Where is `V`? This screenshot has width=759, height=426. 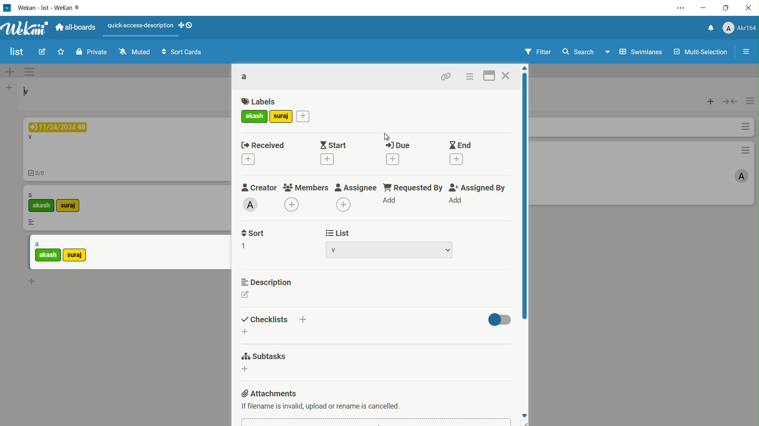
V is located at coordinates (30, 138).